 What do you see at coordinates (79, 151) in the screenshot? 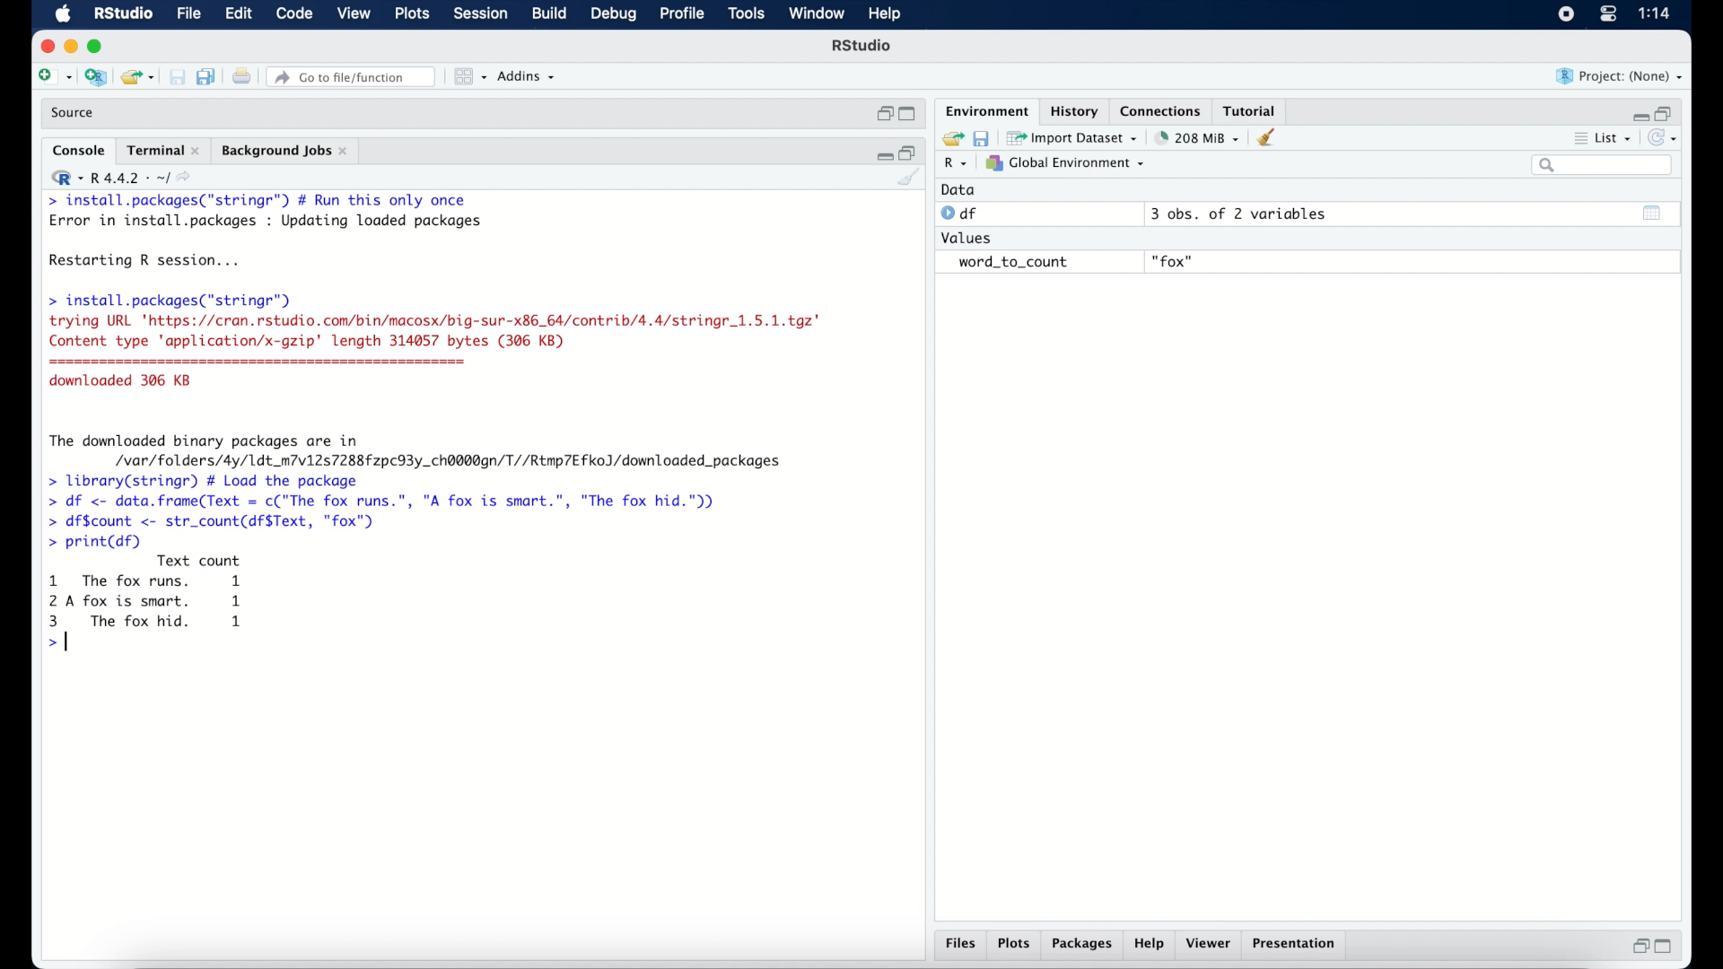
I see `console` at bounding box center [79, 151].